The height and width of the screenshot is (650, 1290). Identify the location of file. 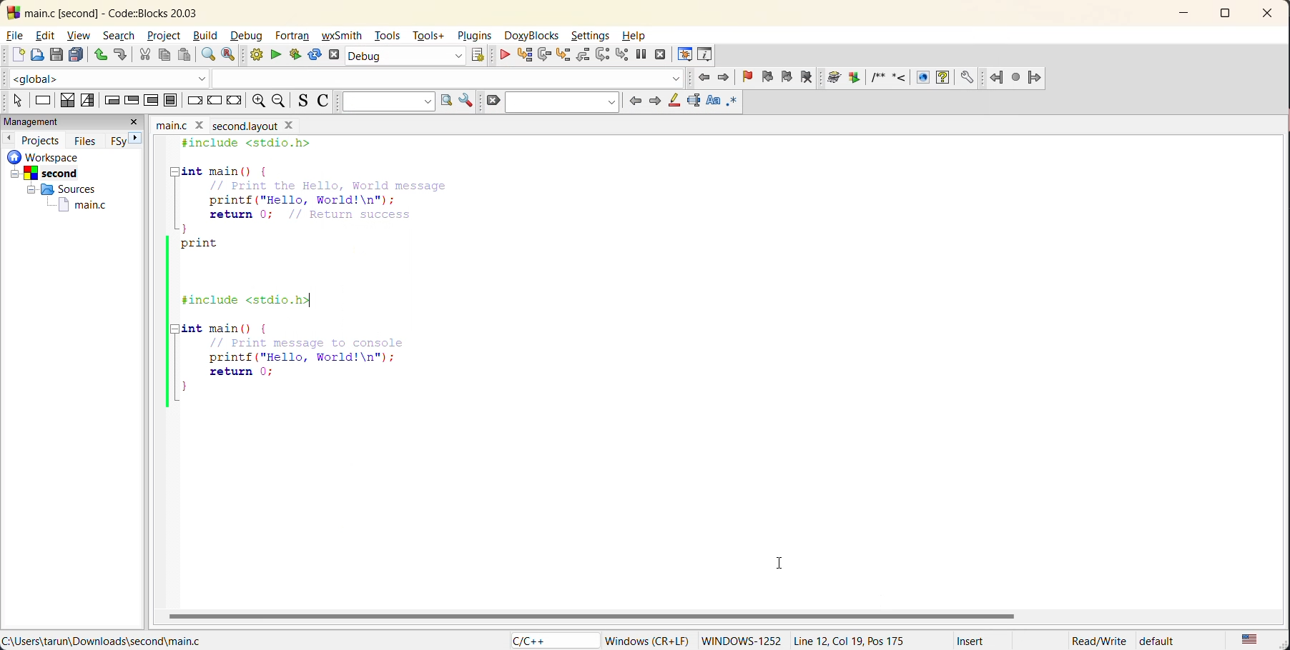
(16, 36).